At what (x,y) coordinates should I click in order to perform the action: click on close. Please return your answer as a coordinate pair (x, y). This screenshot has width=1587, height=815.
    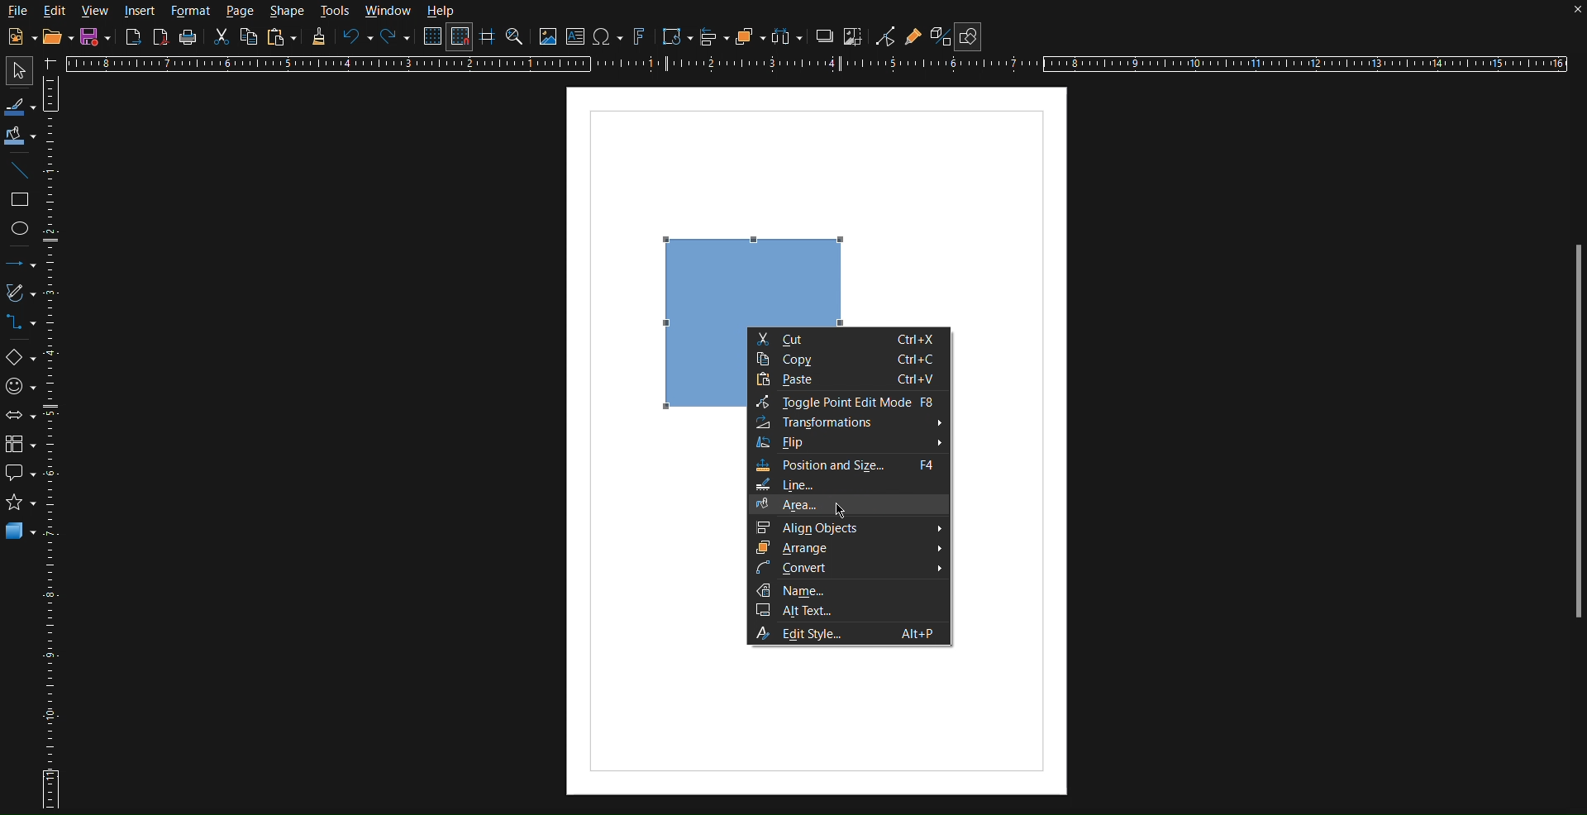
    Looking at the image, I should click on (1561, 14).